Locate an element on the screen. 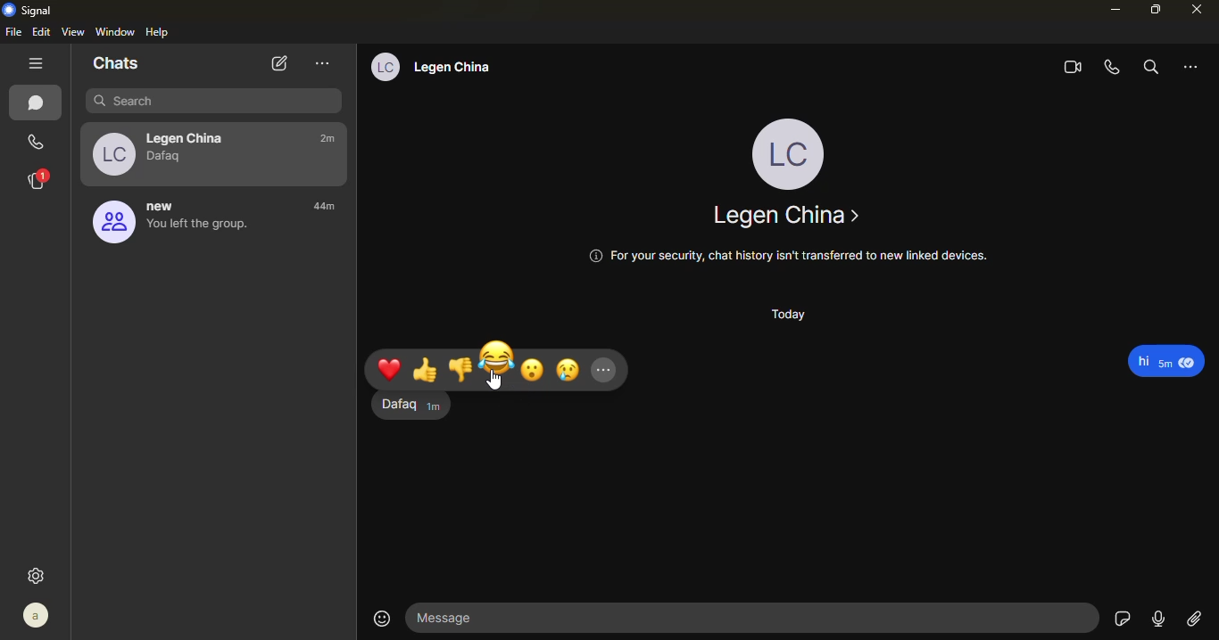 The height and width of the screenshot is (640, 1219). time is located at coordinates (333, 209).